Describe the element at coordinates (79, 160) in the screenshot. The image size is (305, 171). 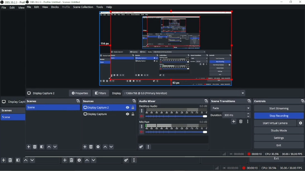
I see `Open source properties` at that location.